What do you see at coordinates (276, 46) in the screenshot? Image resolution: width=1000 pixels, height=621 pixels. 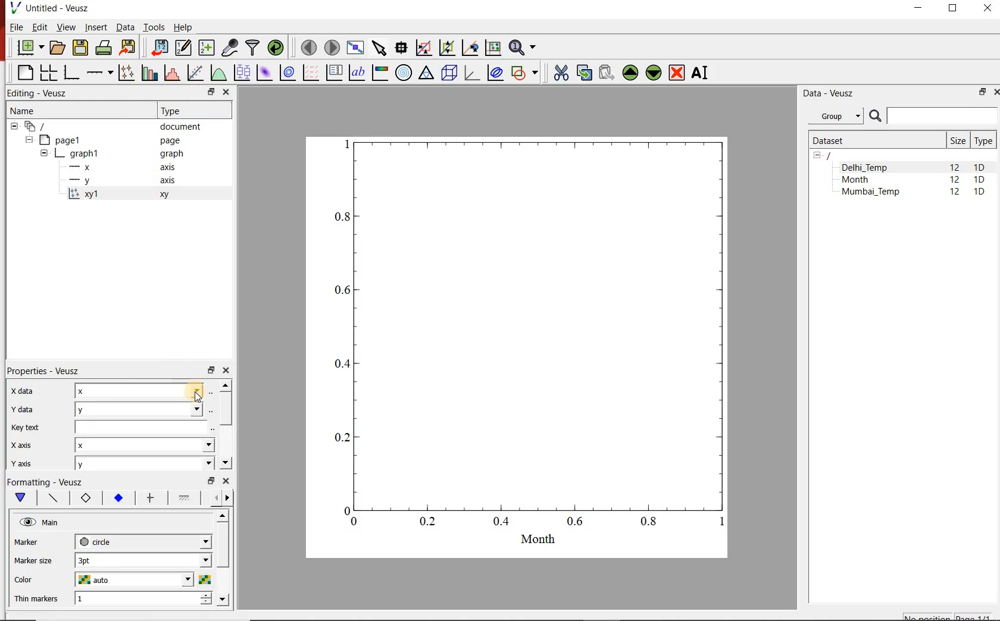 I see `reload linked datasets` at bounding box center [276, 46].